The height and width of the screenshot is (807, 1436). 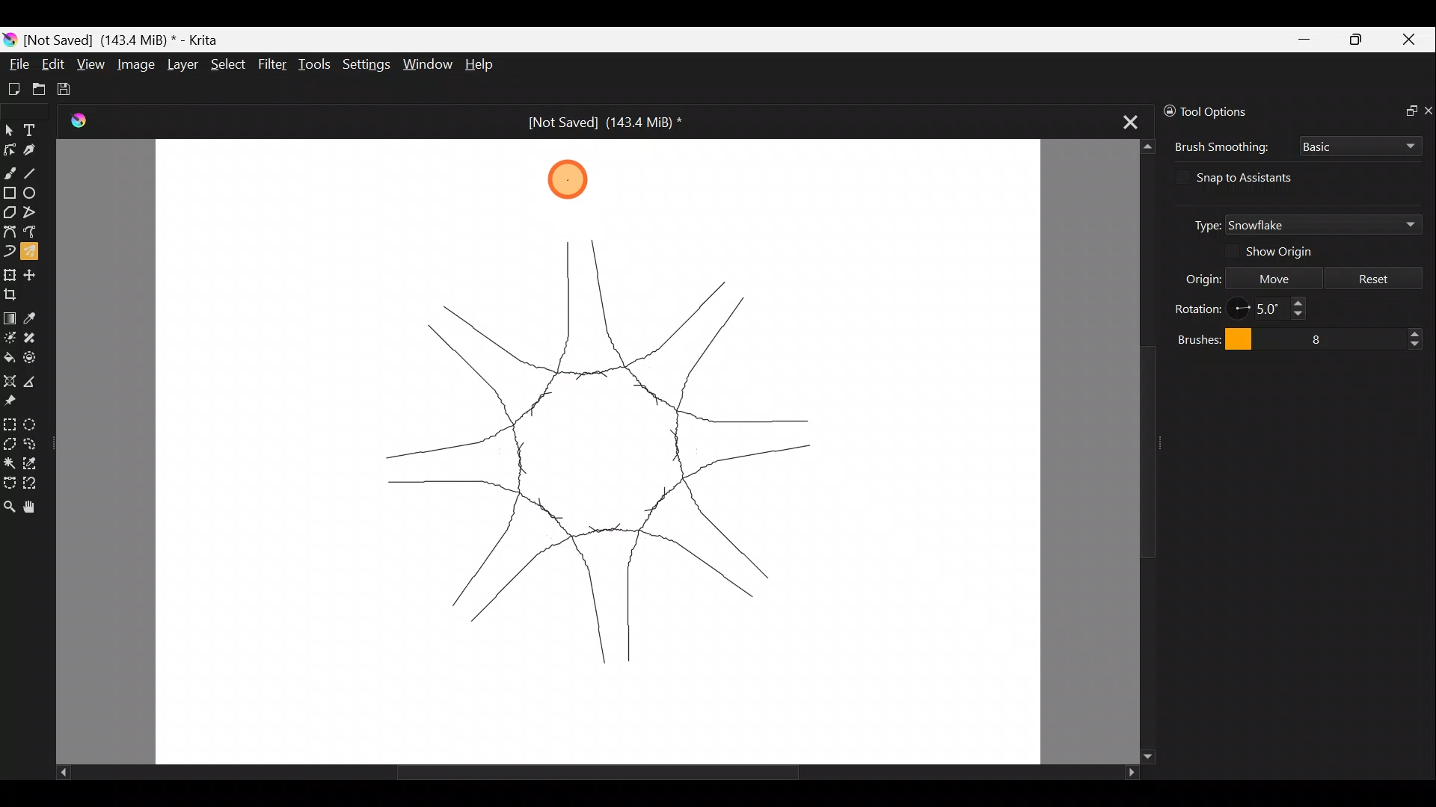 What do you see at coordinates (562, 180) in the screenshot?
I see `Cursor on canvas` at bounding box center [562, 180].